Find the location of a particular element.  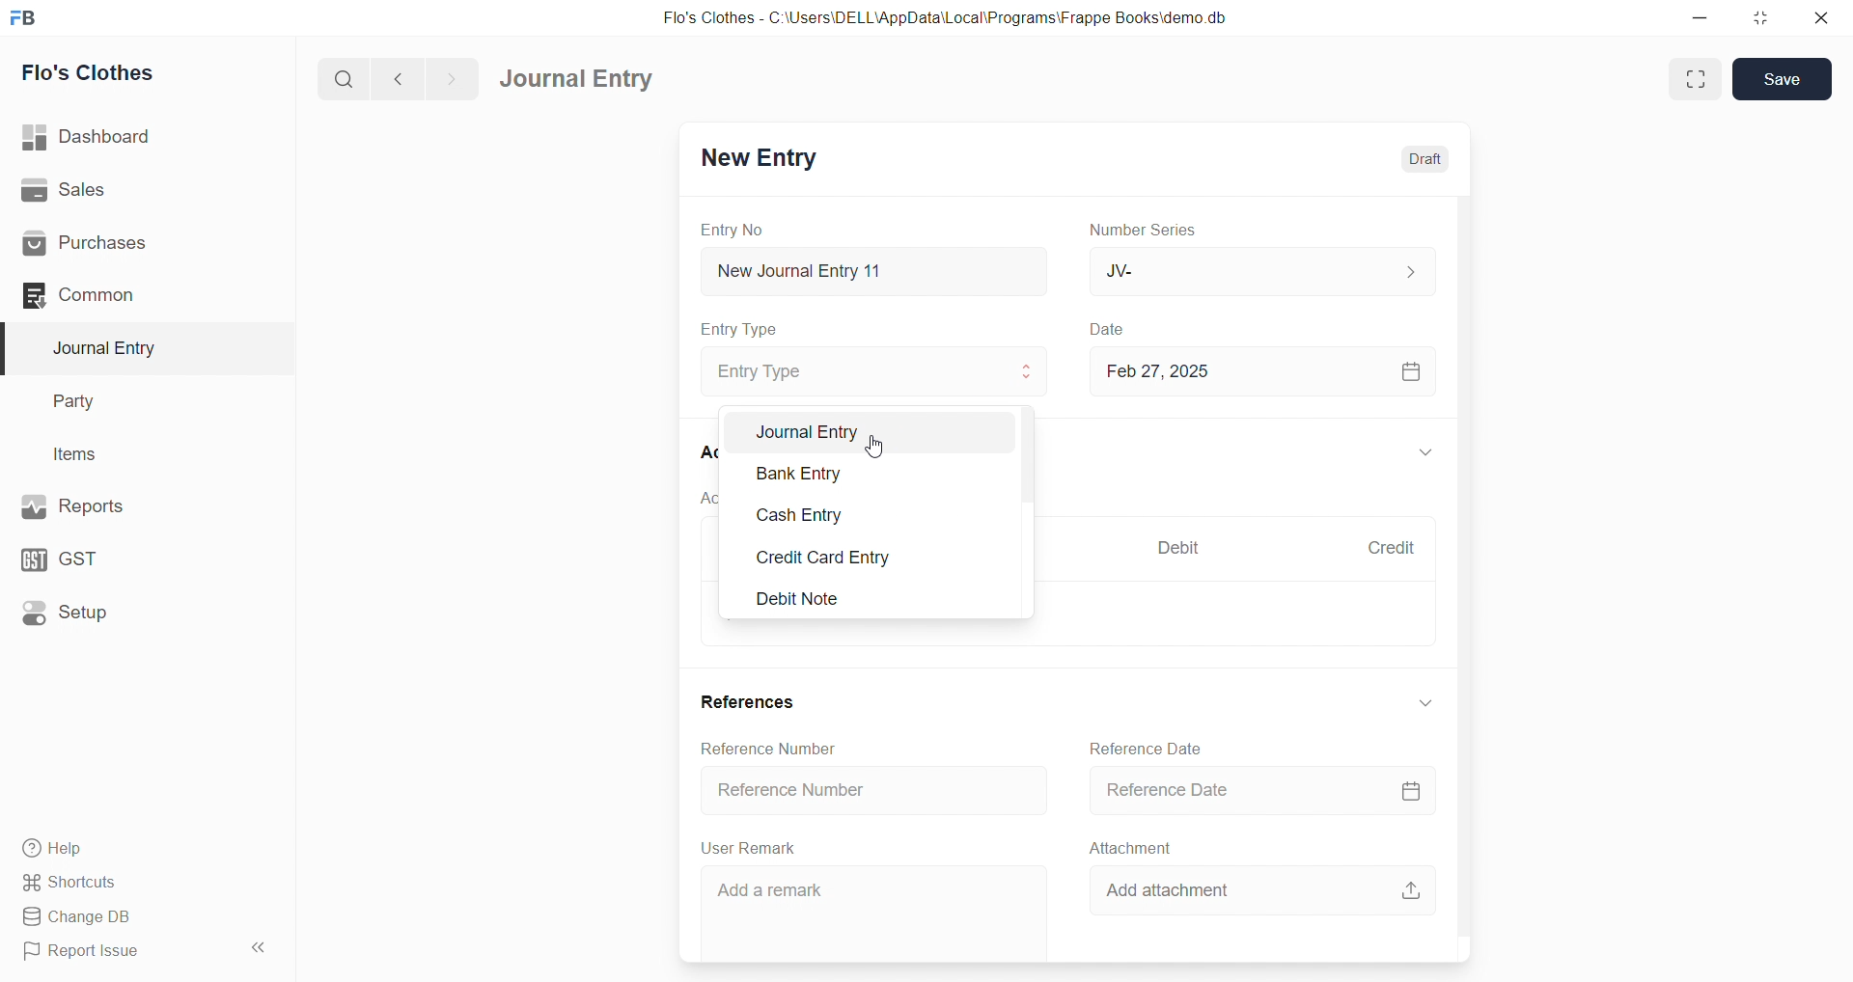

search is located at coordinates (341, 81).